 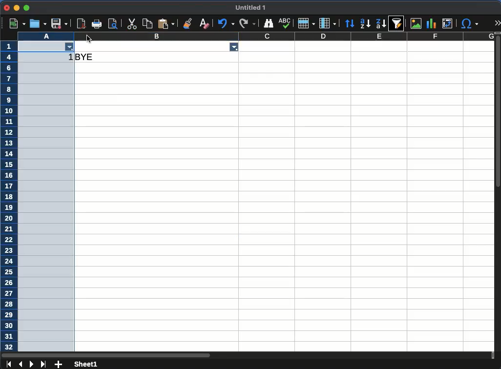 I want to click on bye, so click(x=86, y=57).